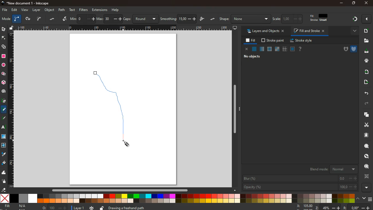 The height and width of the screenshot is (210, 373). What do you see at coordinates (4, 101) in the screenshot?
I see `pick` at bounding box center [4, 101].